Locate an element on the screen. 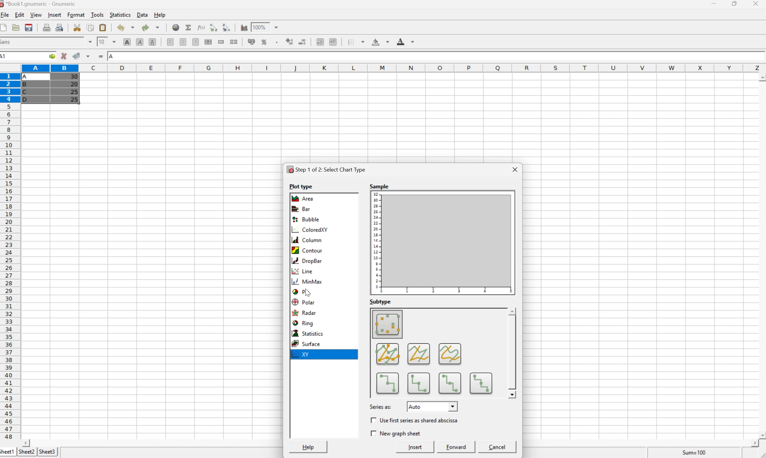 The height and width of the screenshot is (458, 766). Contour is located at coordinates (306, 251).